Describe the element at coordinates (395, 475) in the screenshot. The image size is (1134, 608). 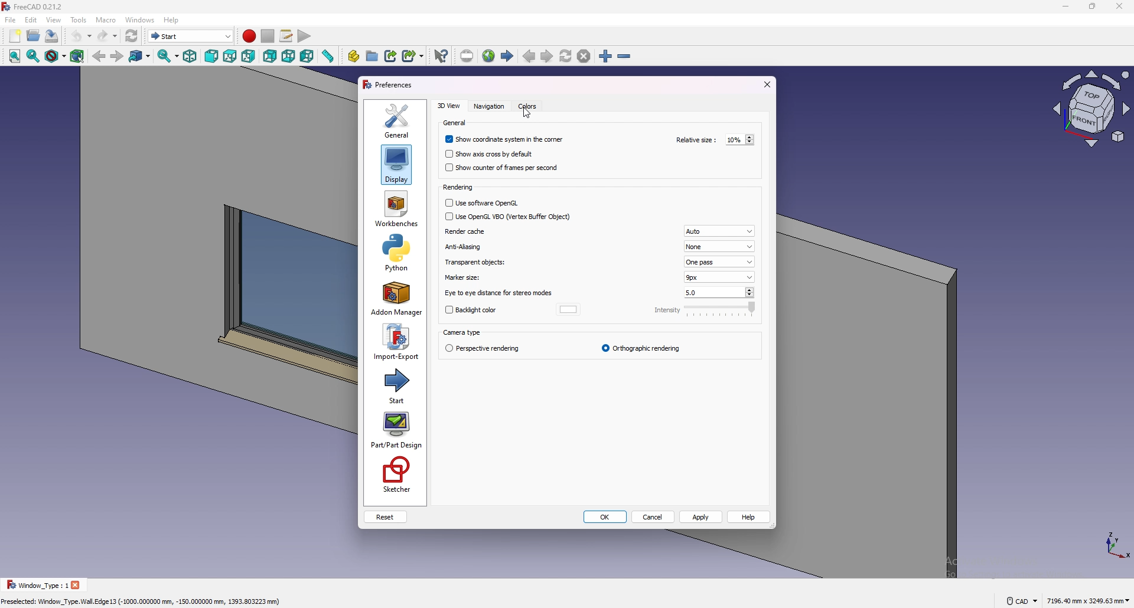
I see `sketcher` at that location.